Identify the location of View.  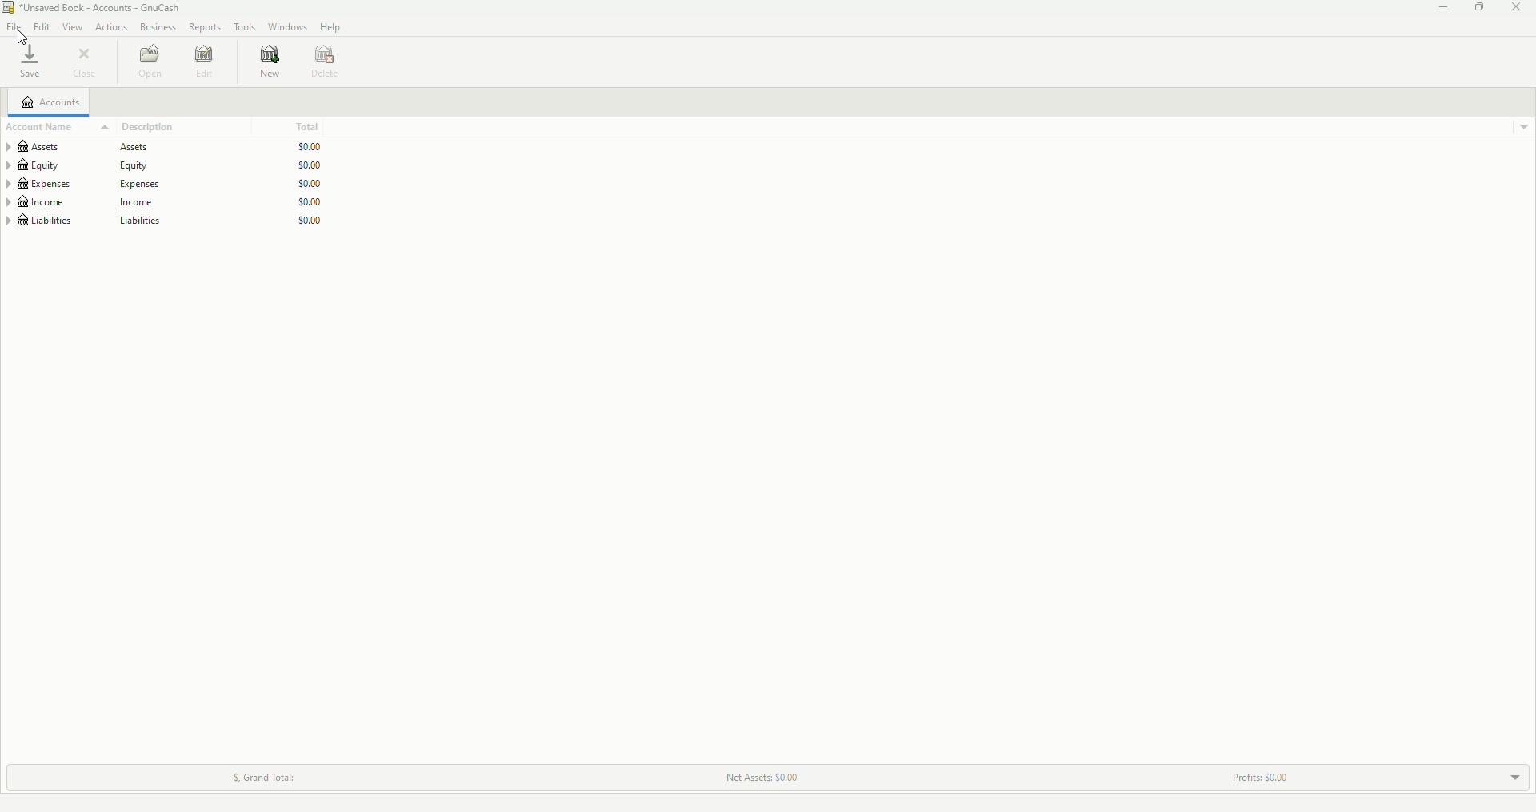
(71, 27).